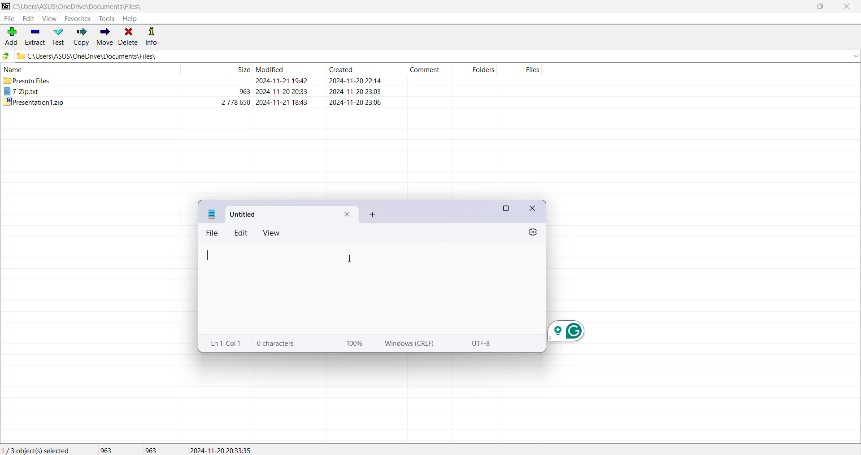 The height and width of the screenshot is (455, 861). What do you see at coordinates (106, 19) in the screenshot?
I see `Tools` at bounding box center [106, 19].